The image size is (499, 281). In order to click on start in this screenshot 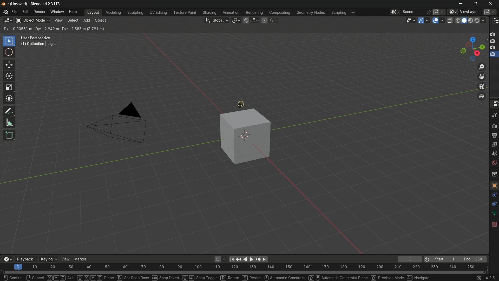, I will do `click(441, 259)`.